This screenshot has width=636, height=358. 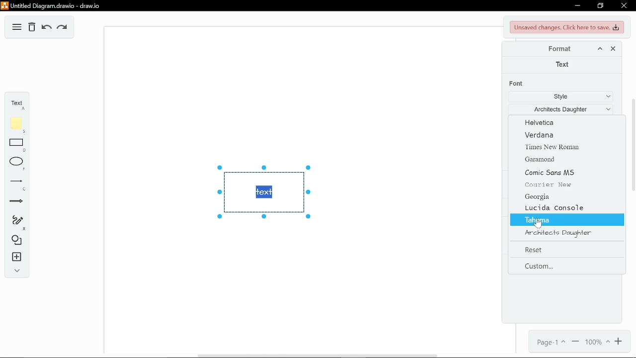 I want to click on shapes, so click(x=14, y=241).